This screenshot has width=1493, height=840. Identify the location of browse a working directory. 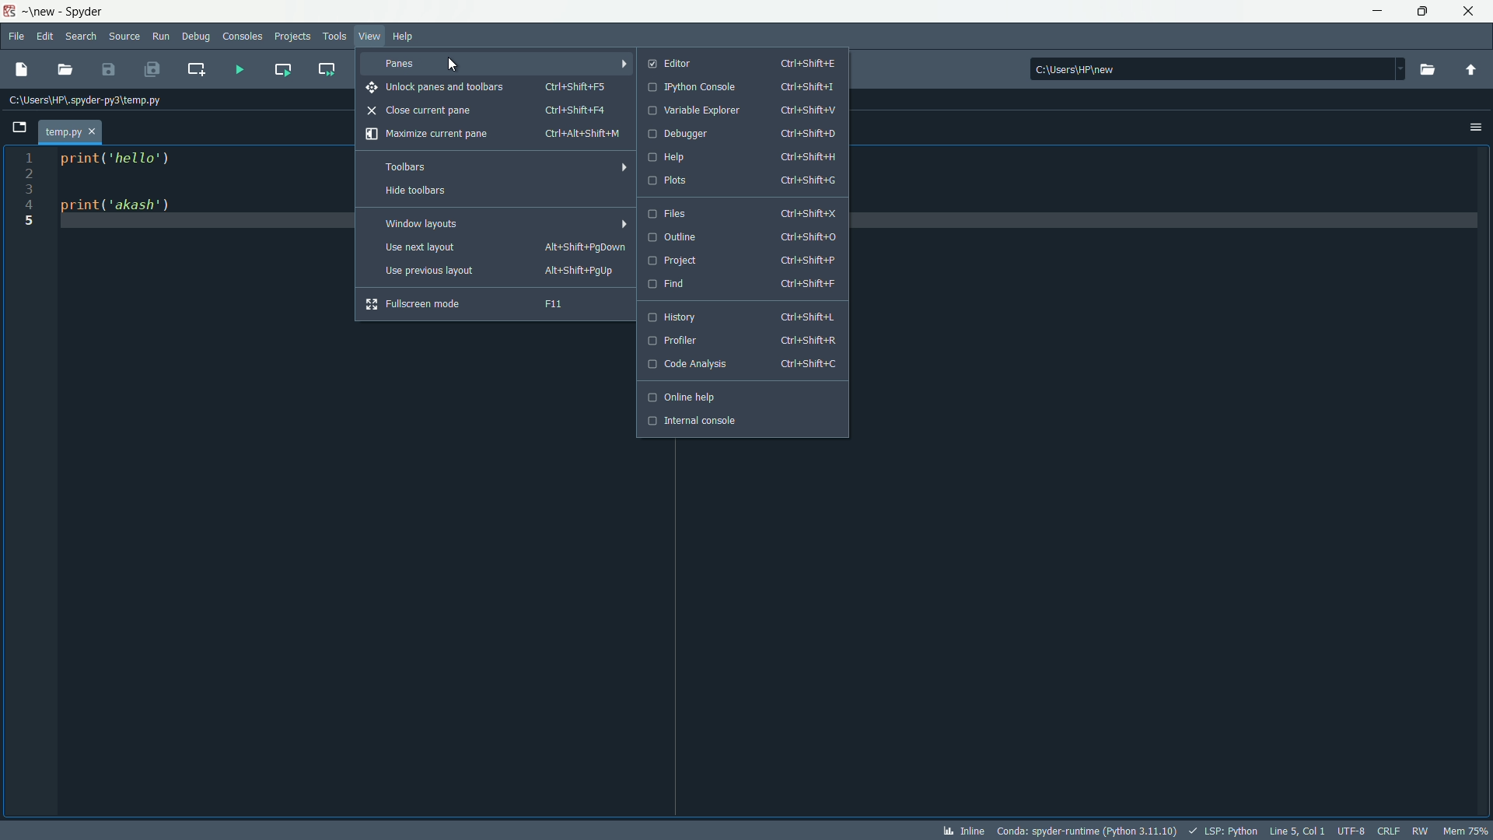
(1431, 69).